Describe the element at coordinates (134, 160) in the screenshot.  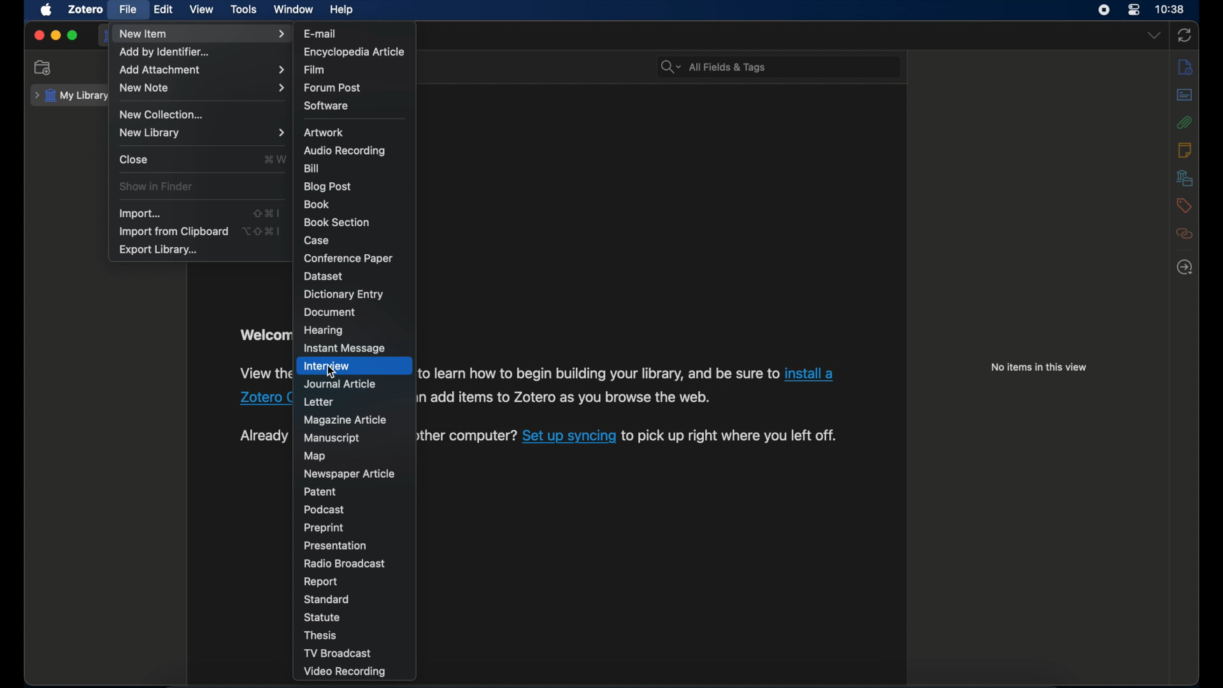
I see `close` at that location.